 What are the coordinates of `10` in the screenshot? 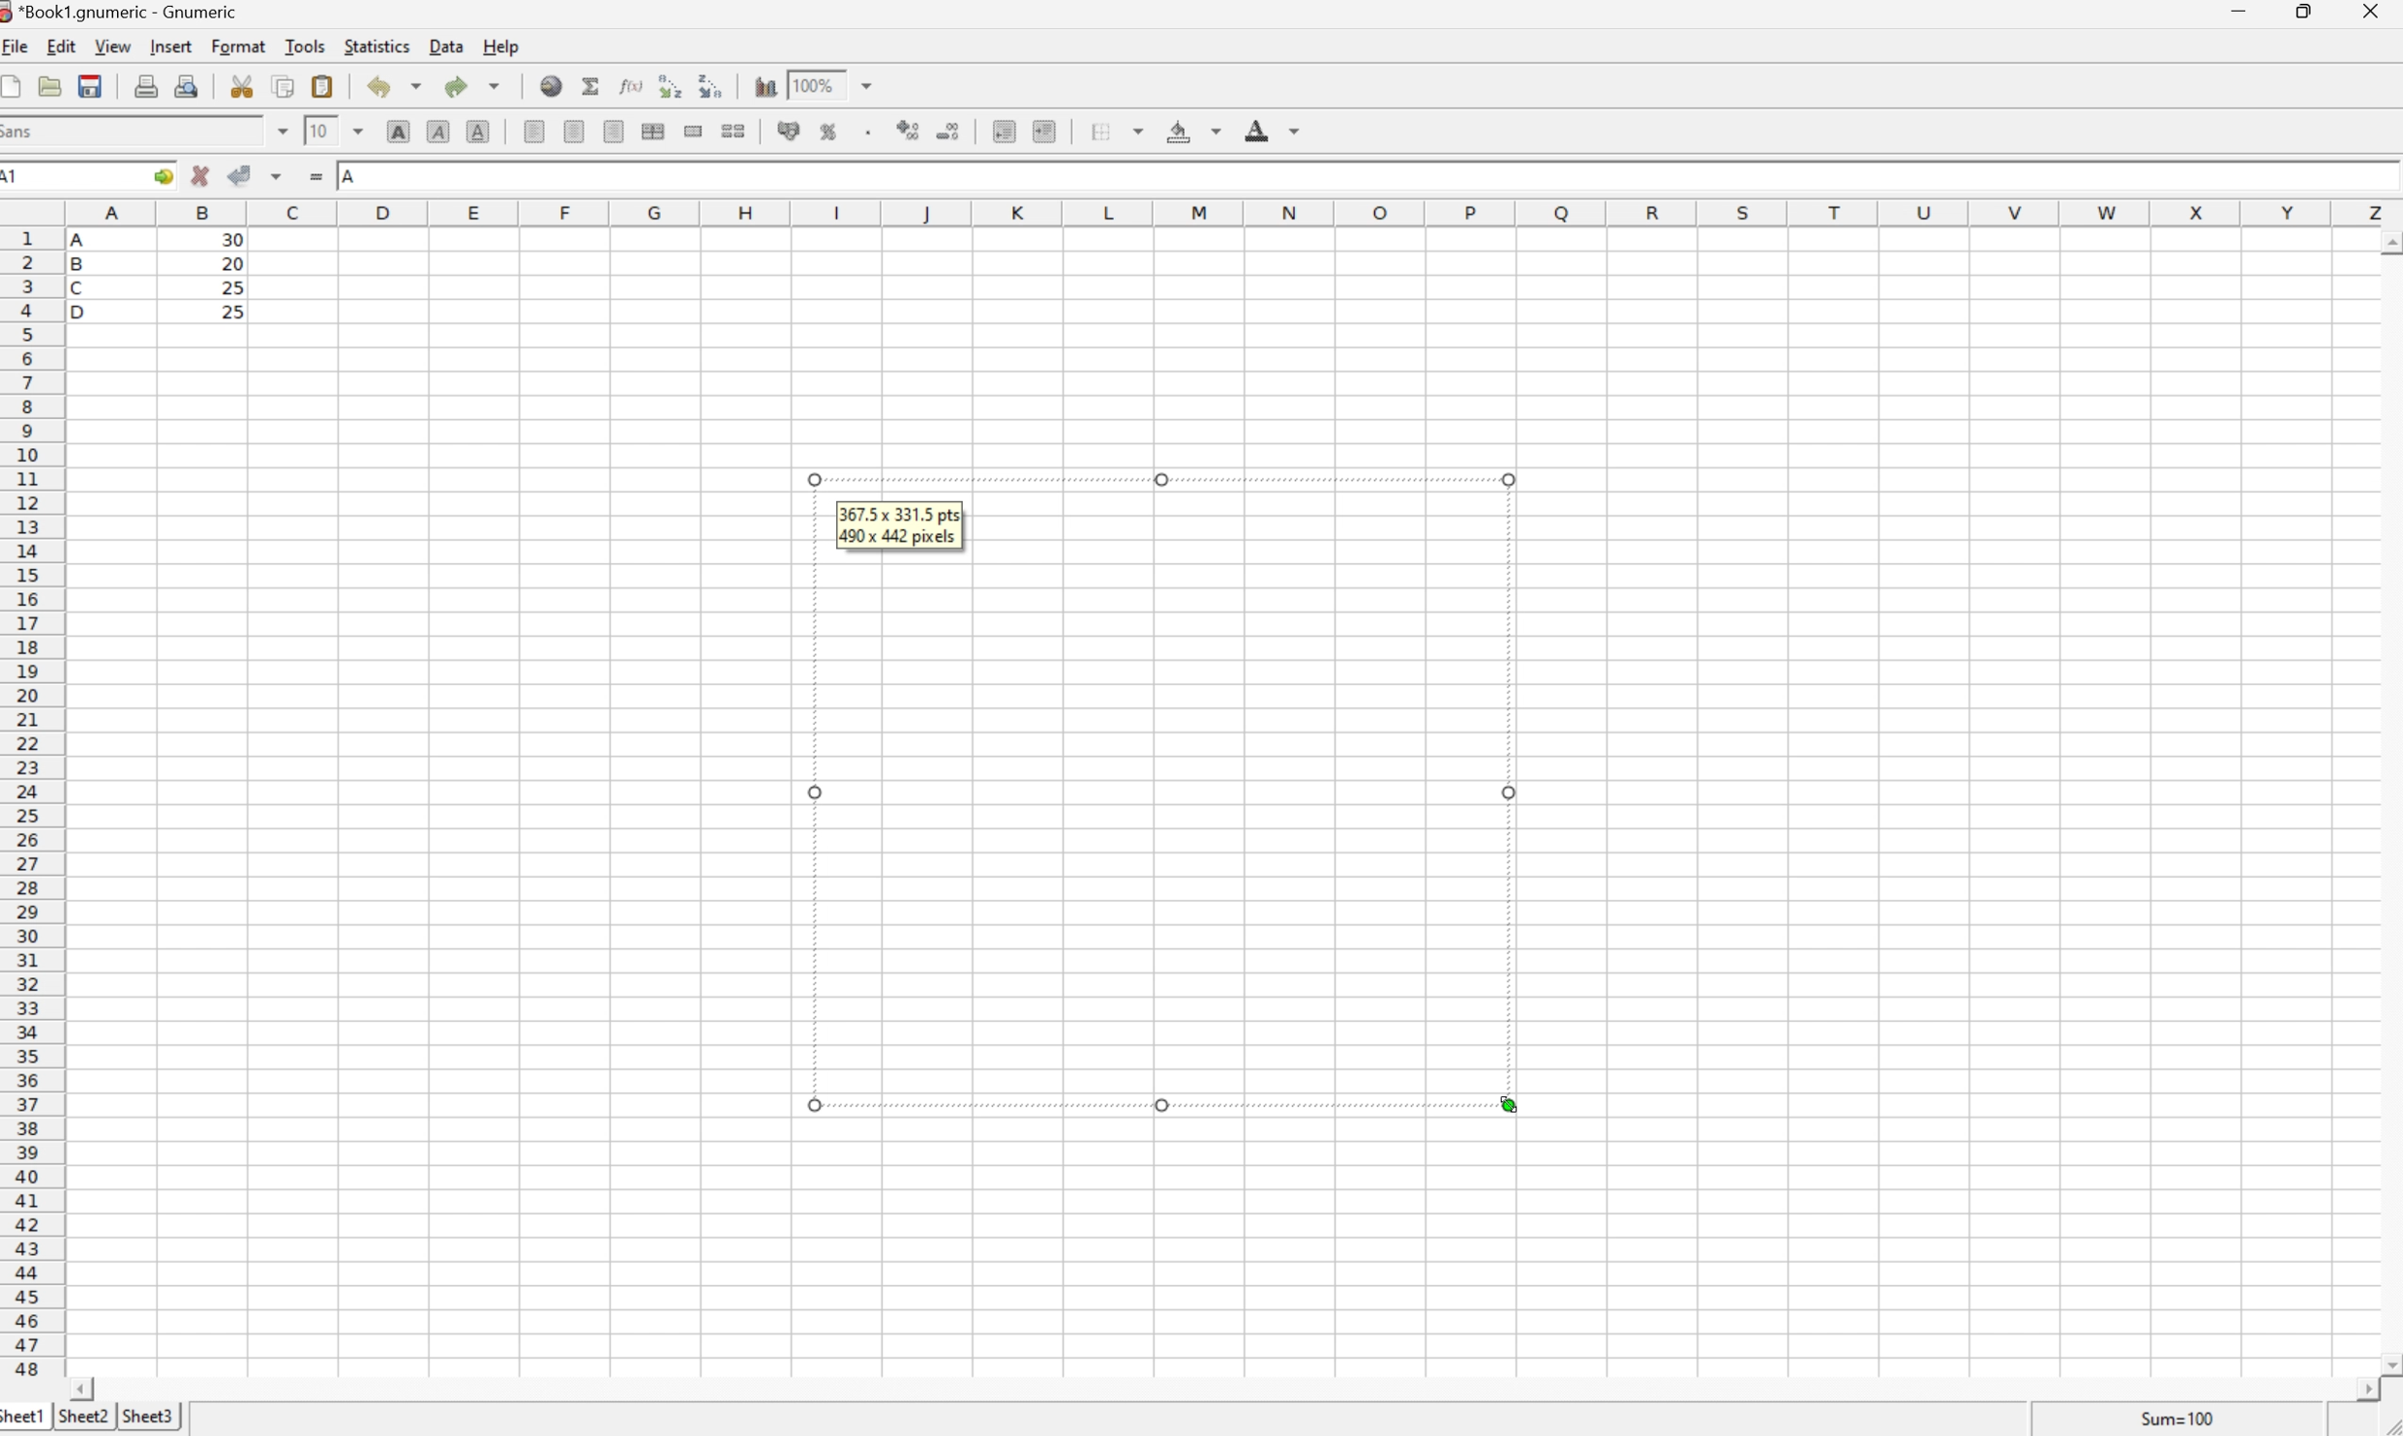 It's located at (320, 130).